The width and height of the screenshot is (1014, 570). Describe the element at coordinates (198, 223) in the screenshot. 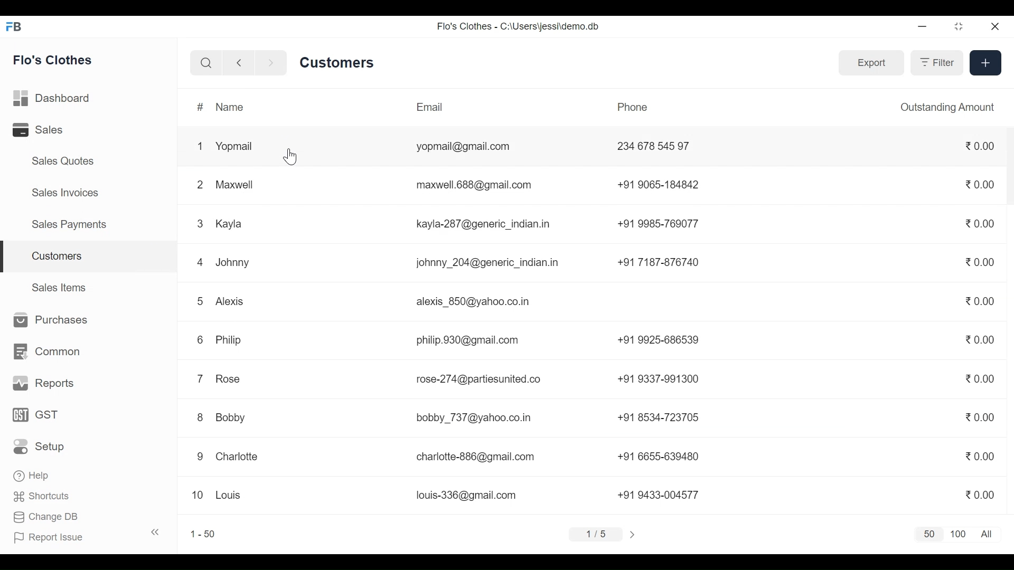

I see `3` at that location.